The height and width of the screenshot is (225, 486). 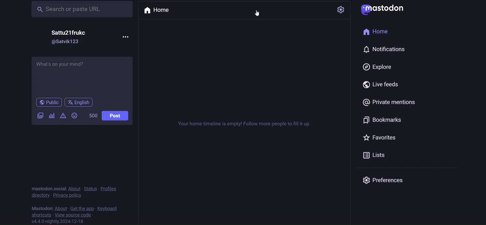 What do you see at coordinates (58, 221) in the screenshot?
I see `version` at bounding box center [58, 221].